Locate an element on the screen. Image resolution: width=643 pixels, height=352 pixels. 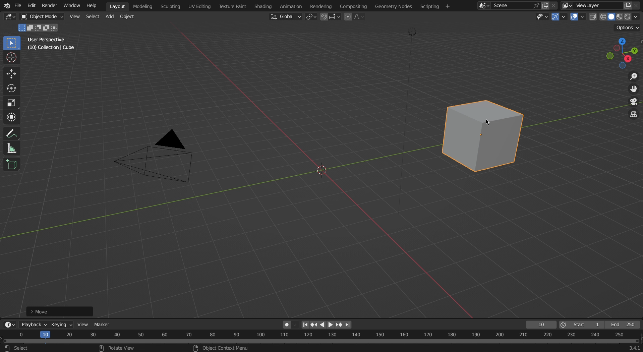
Move is located at coordinates (61, 310).